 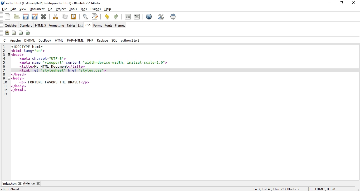 What do you see at coordinates (12, 189) in the screenshot?
I see `<html <head` at bounding box center [12, 189].